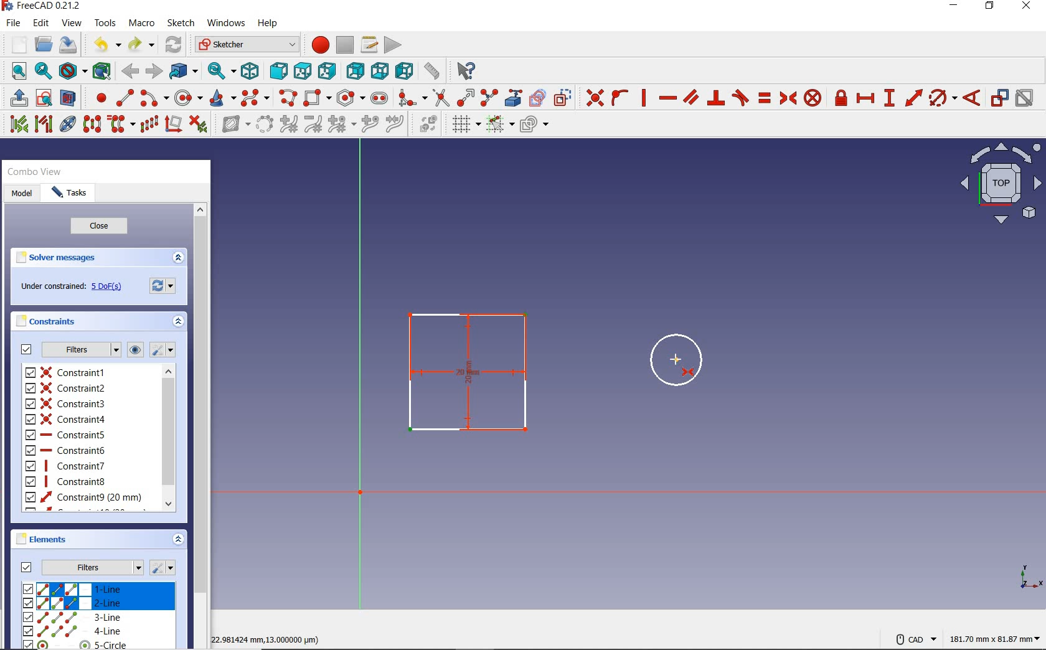 The image size is (1046, 650). I want to click on isometric, so click(250, 72).